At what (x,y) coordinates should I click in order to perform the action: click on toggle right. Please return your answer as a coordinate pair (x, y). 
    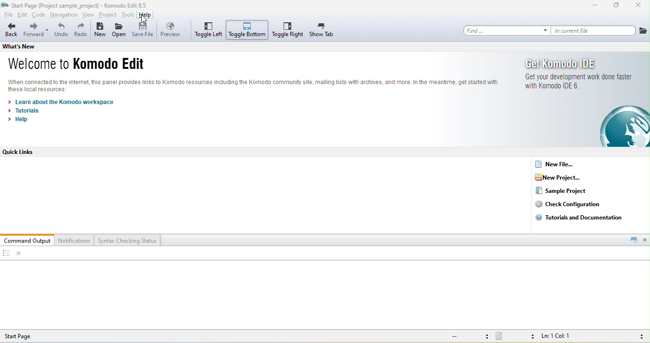
    Looking at the image, I should click on (288, 30).